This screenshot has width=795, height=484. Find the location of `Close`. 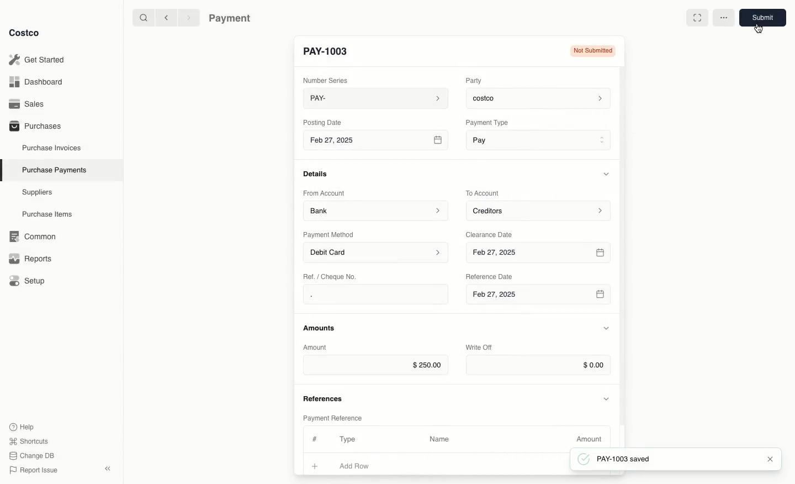

Close is located at coordinates (769, 459).